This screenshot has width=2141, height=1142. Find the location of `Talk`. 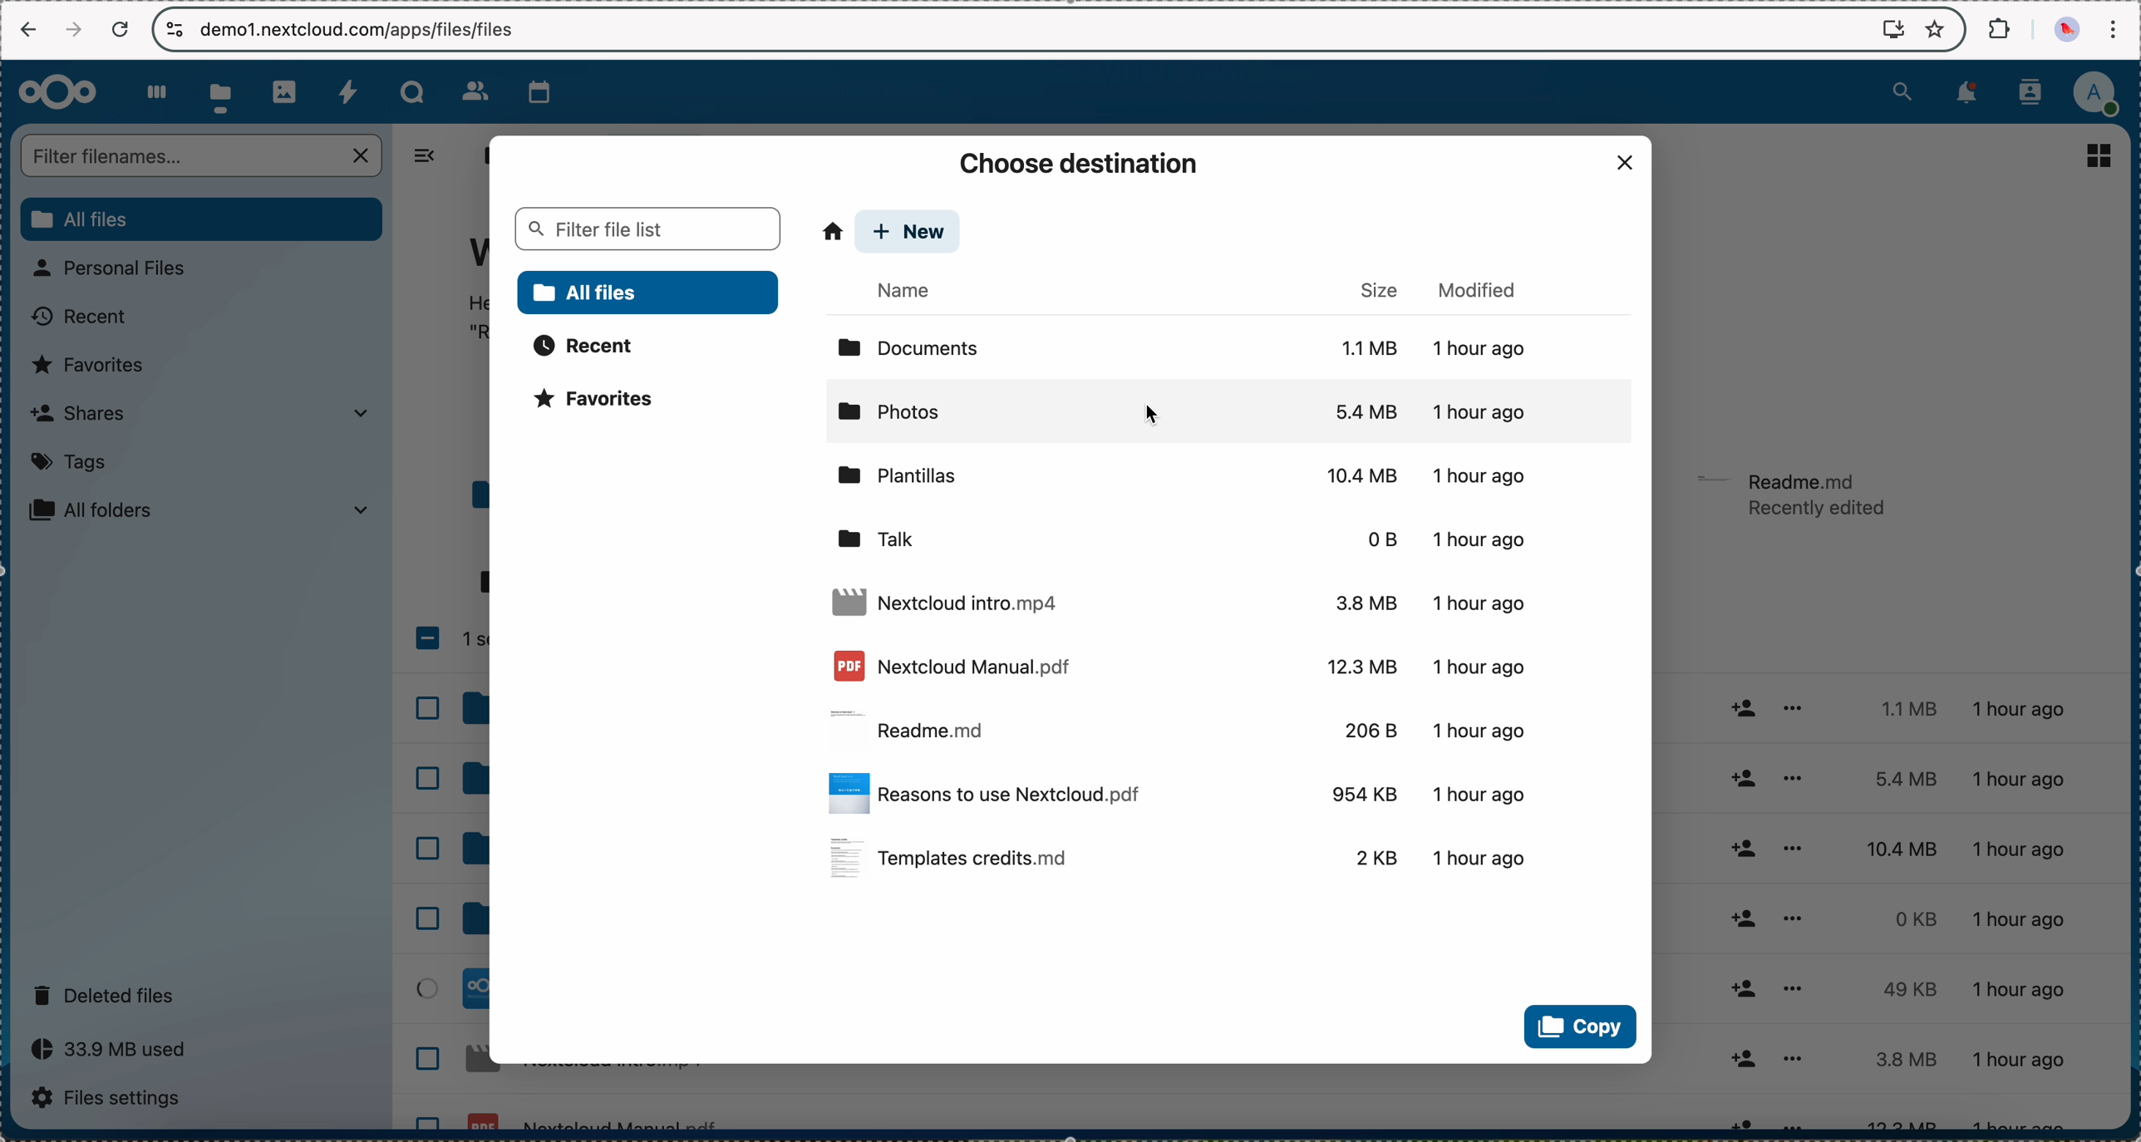

Talk is located at coordinates (1187, 534).